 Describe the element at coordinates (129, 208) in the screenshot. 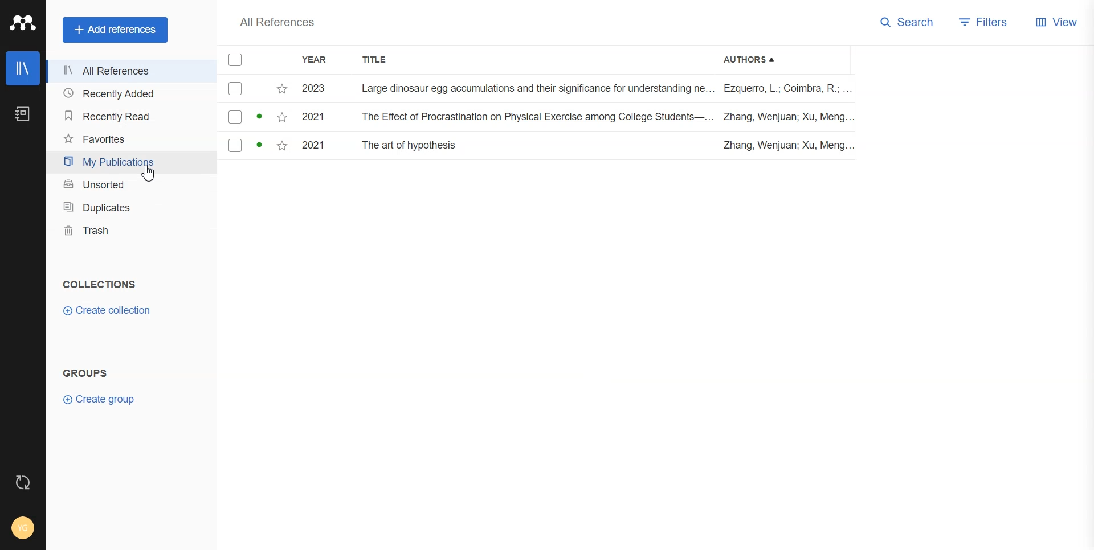

I see `Duplicates` at that location.